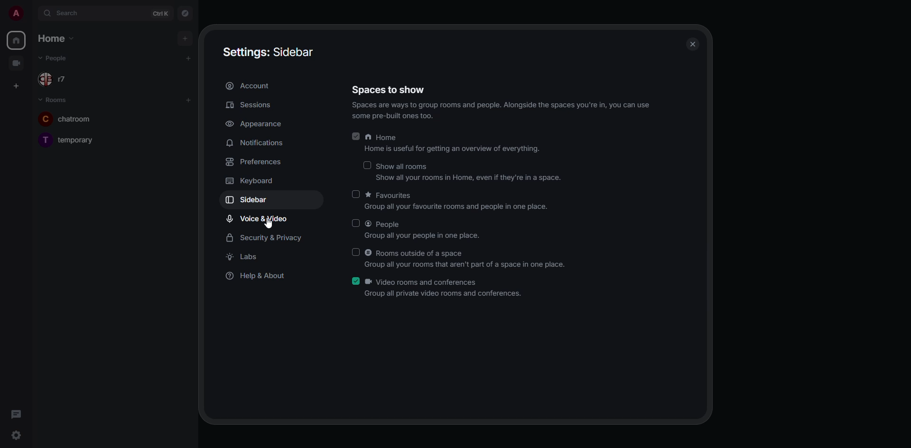  I want to click on click to enable, so click(366, 165).